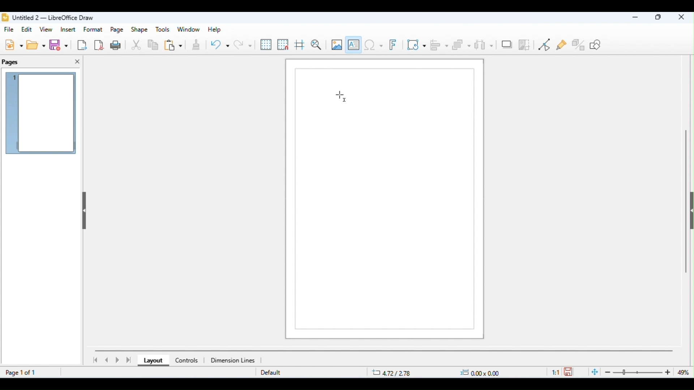  I want to click on show helplines while moving, so click(299, 46).